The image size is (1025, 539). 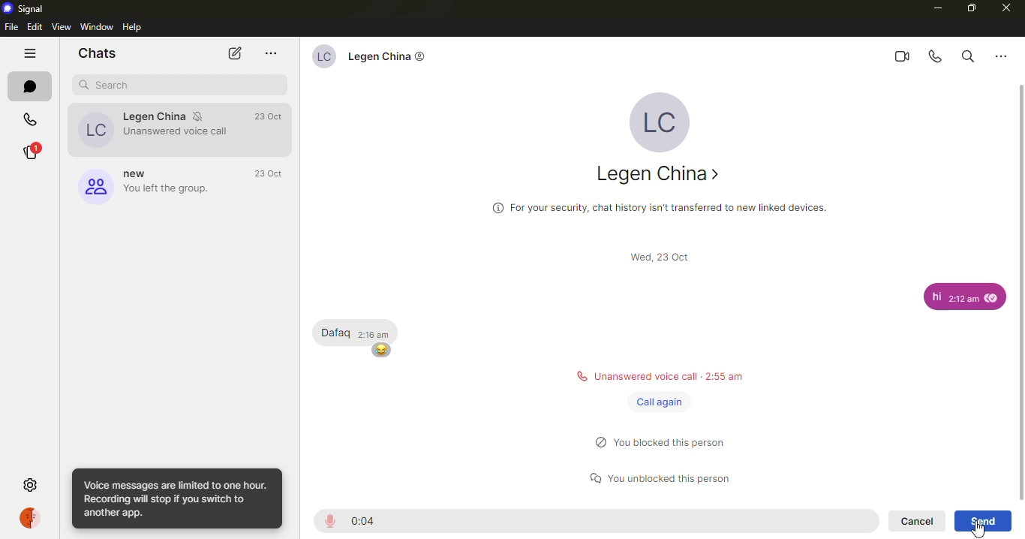 What do you see at coordinates (1010, 10) in the screenshot?
I see `close` at bounding box center [1010, 10].